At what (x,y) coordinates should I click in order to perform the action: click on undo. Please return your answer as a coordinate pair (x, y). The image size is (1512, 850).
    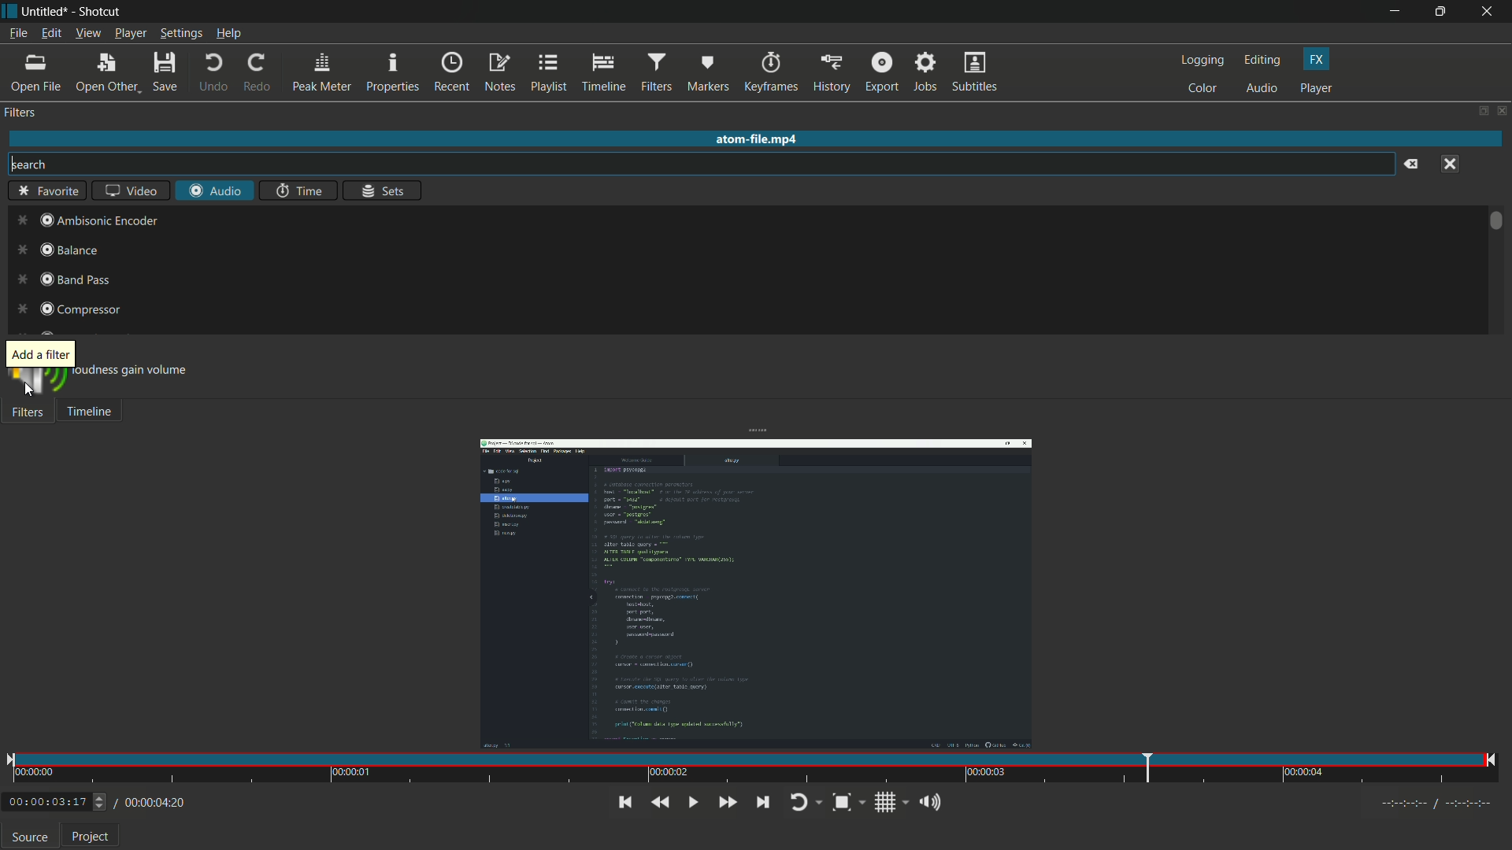
    Looking at the image, I should click on (214, 73).